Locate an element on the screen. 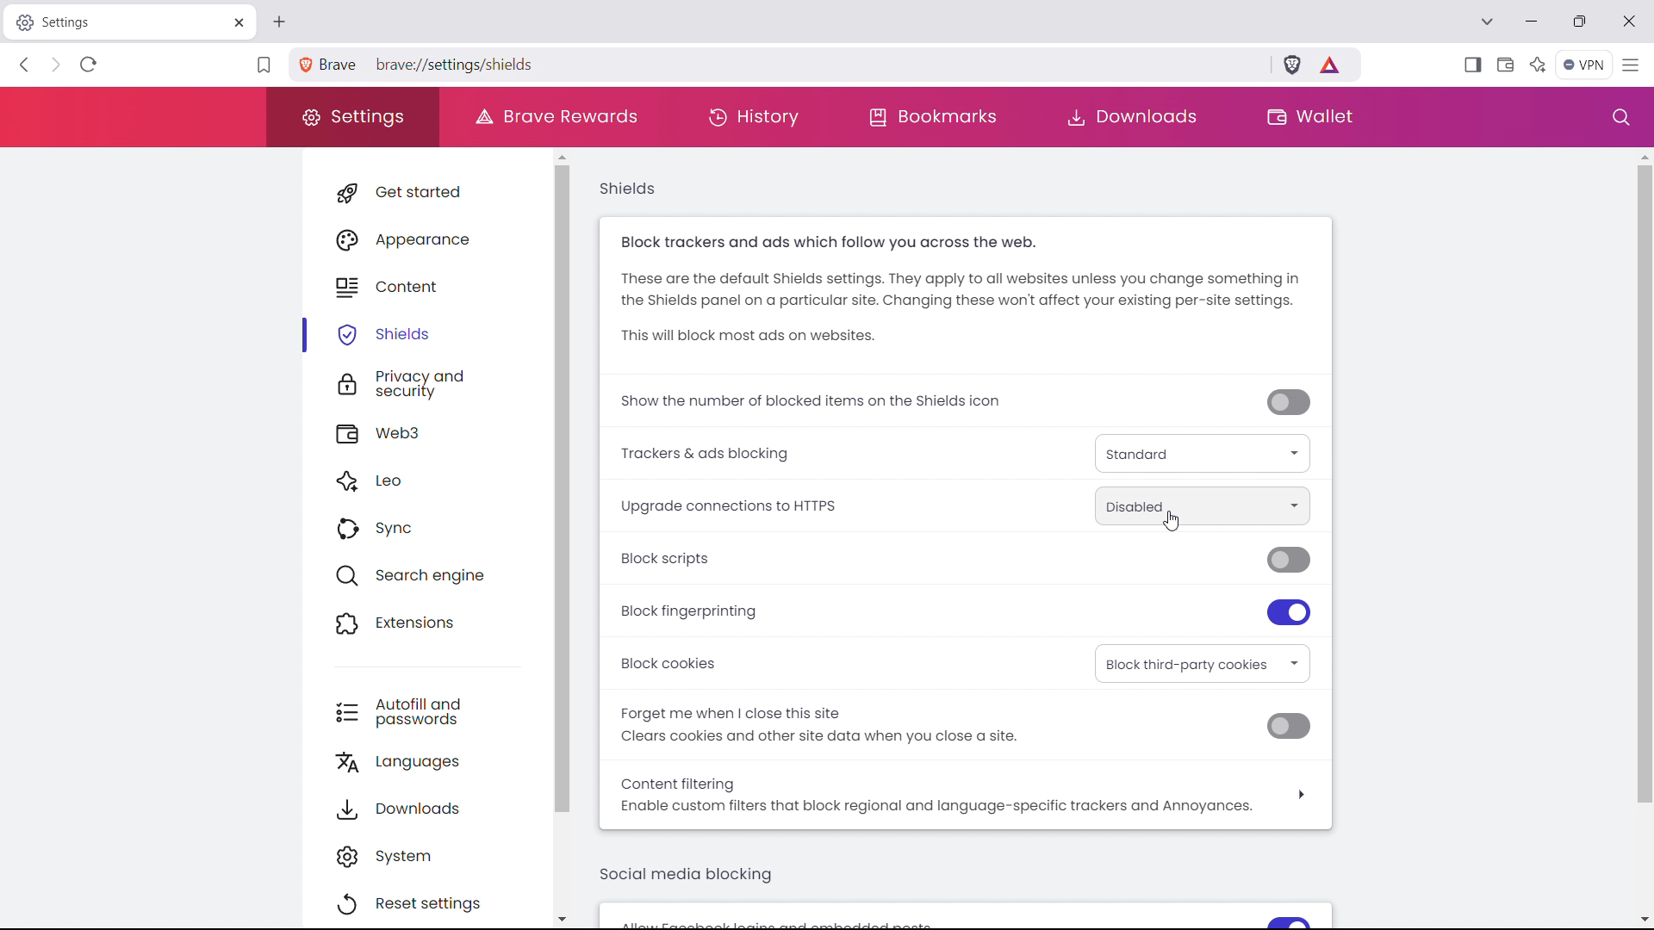 The height and width of the screenshot is (930, 1654). Block trackers and ads which follow you across the web. is located at coordinates (841, 243).